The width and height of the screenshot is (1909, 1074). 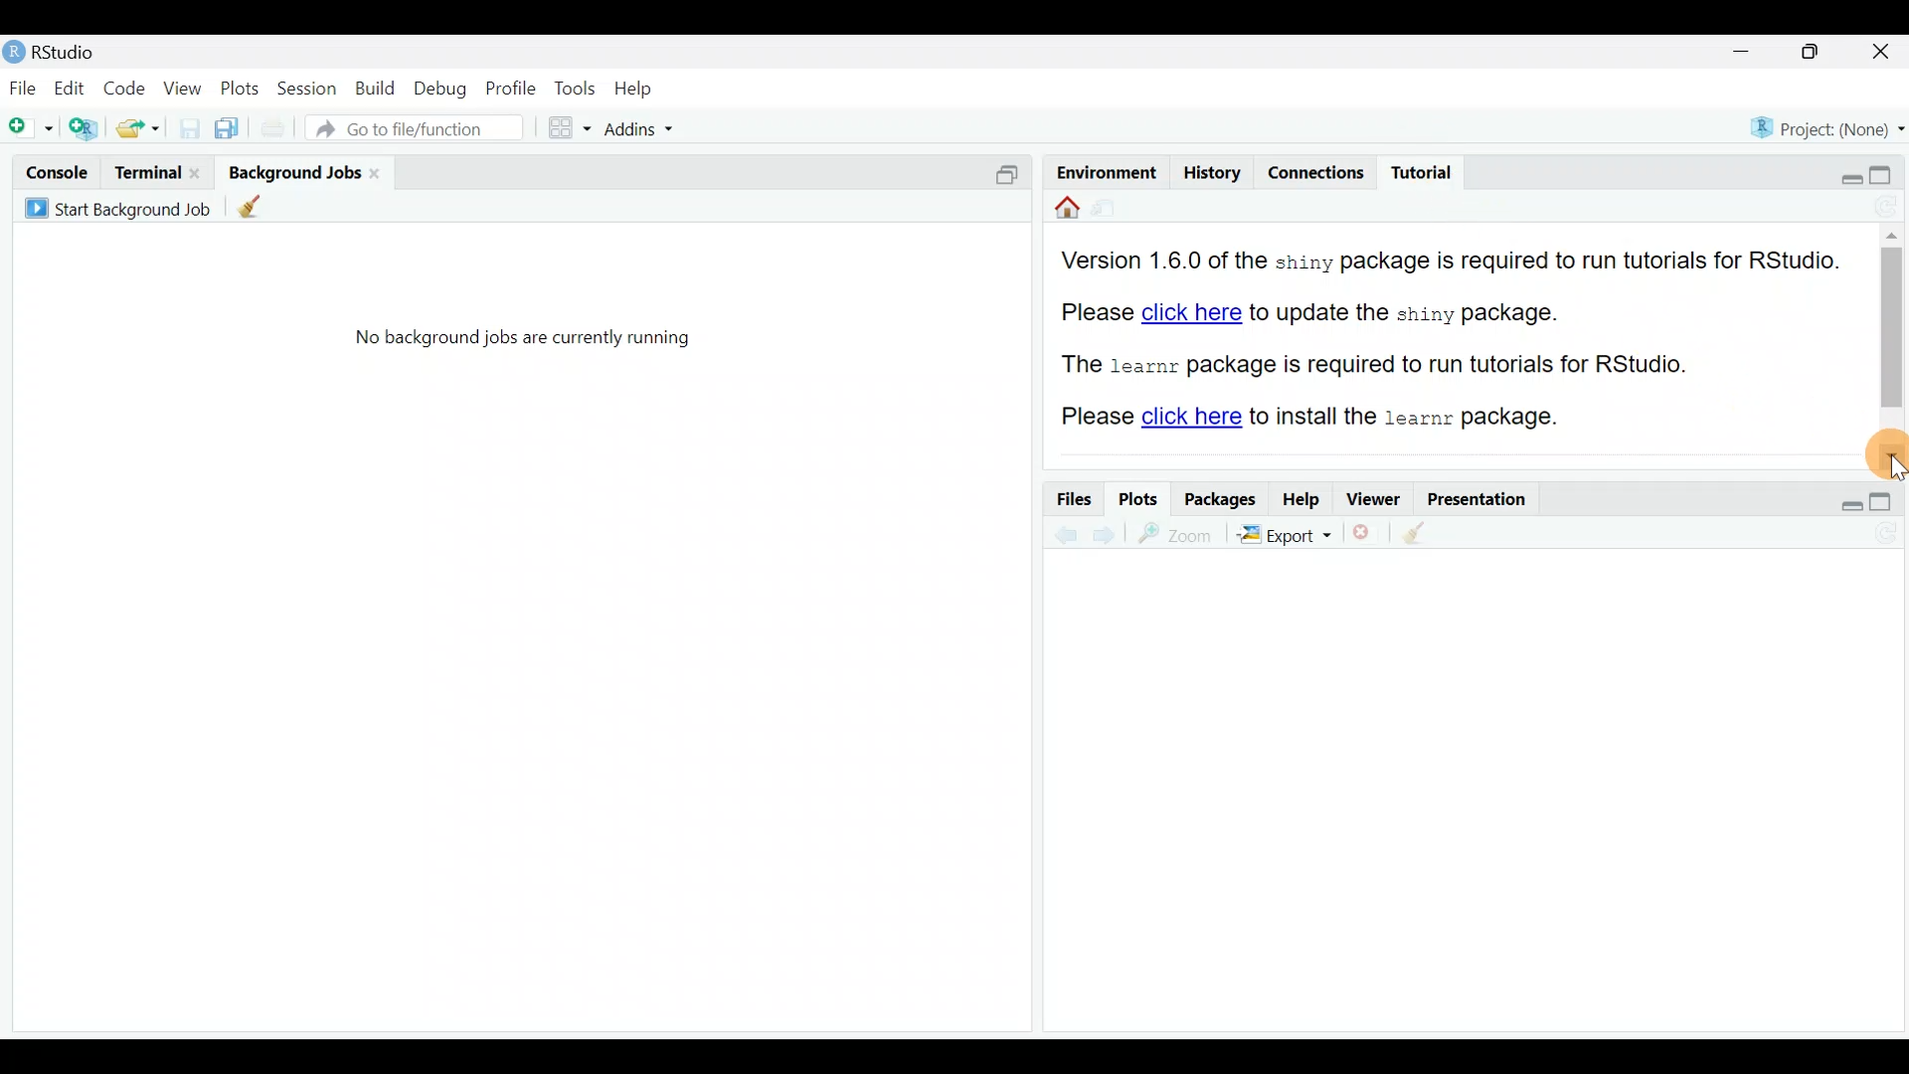 What do you see at coordinates (1824, 128) in the screenshot?
I see `Project: (None)` at bounding box center [1824, 128].